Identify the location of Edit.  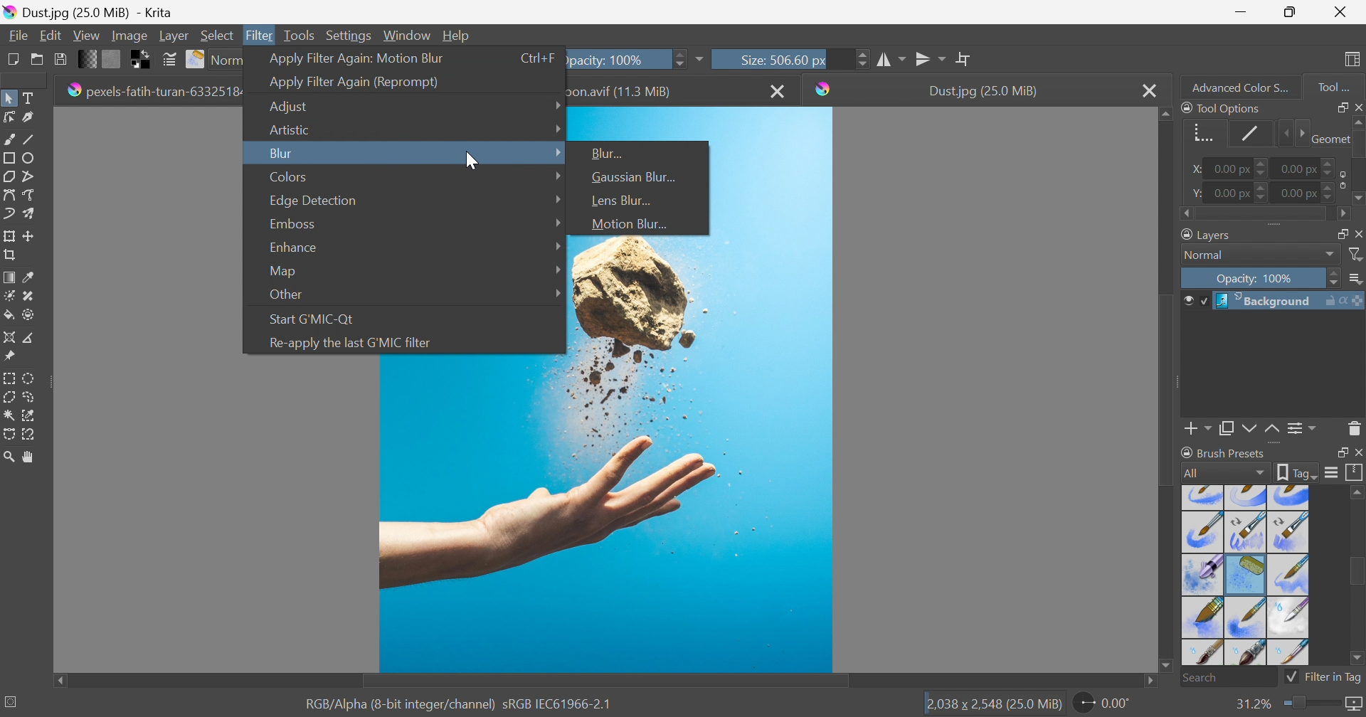
(50, 35).